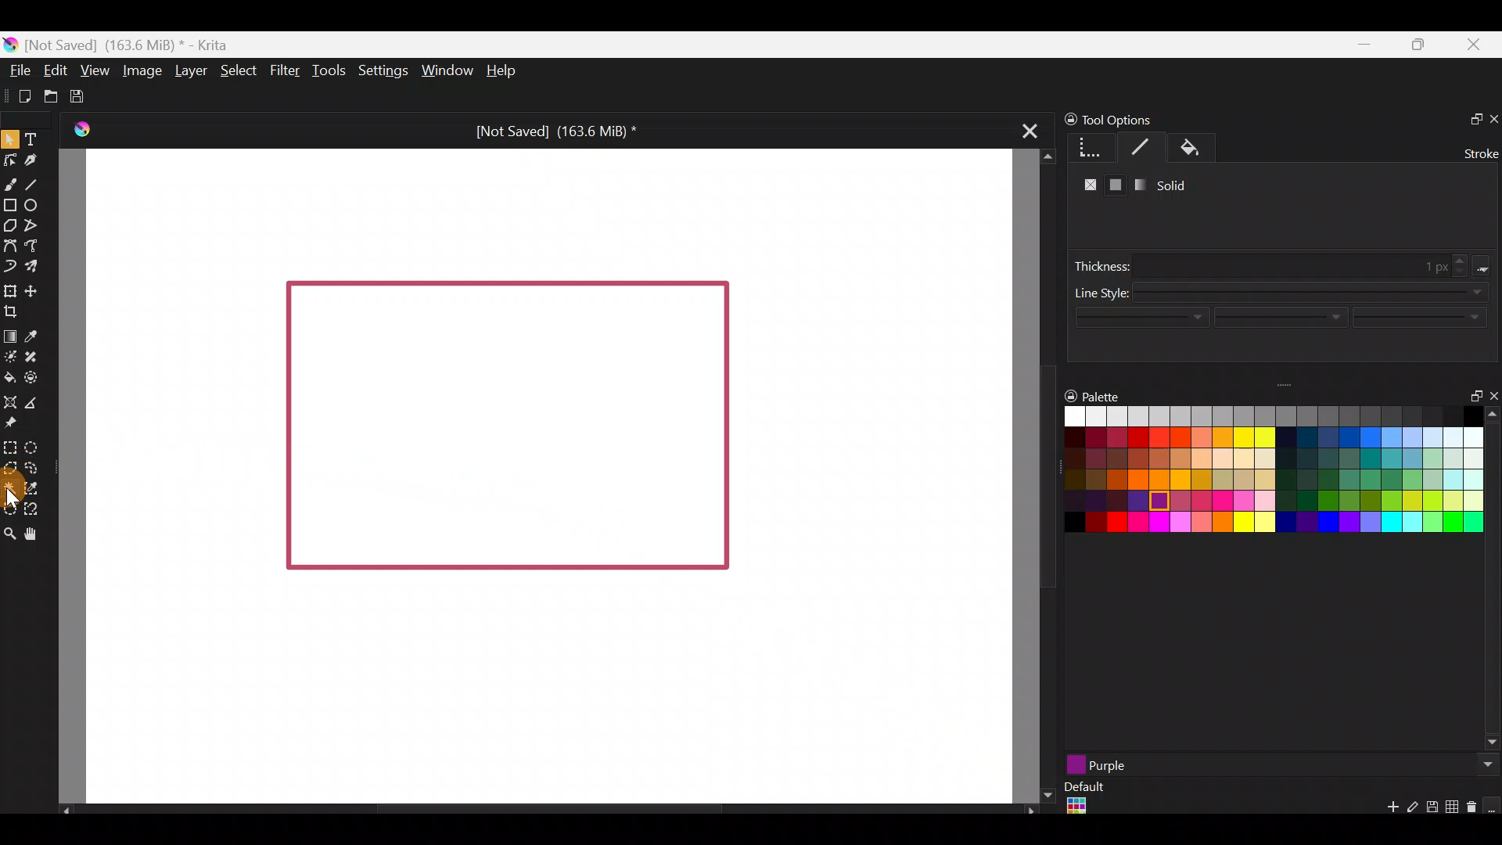  I want to click on Close, so click(1479, 47).